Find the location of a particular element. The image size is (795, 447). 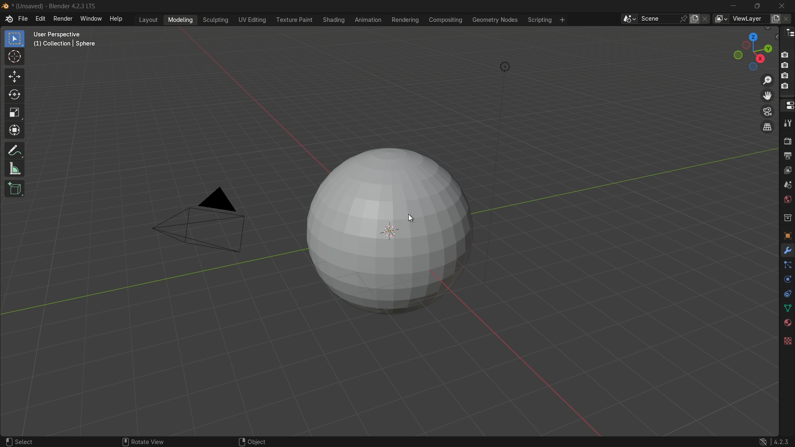

file menu is located at coordinates (24, 19).